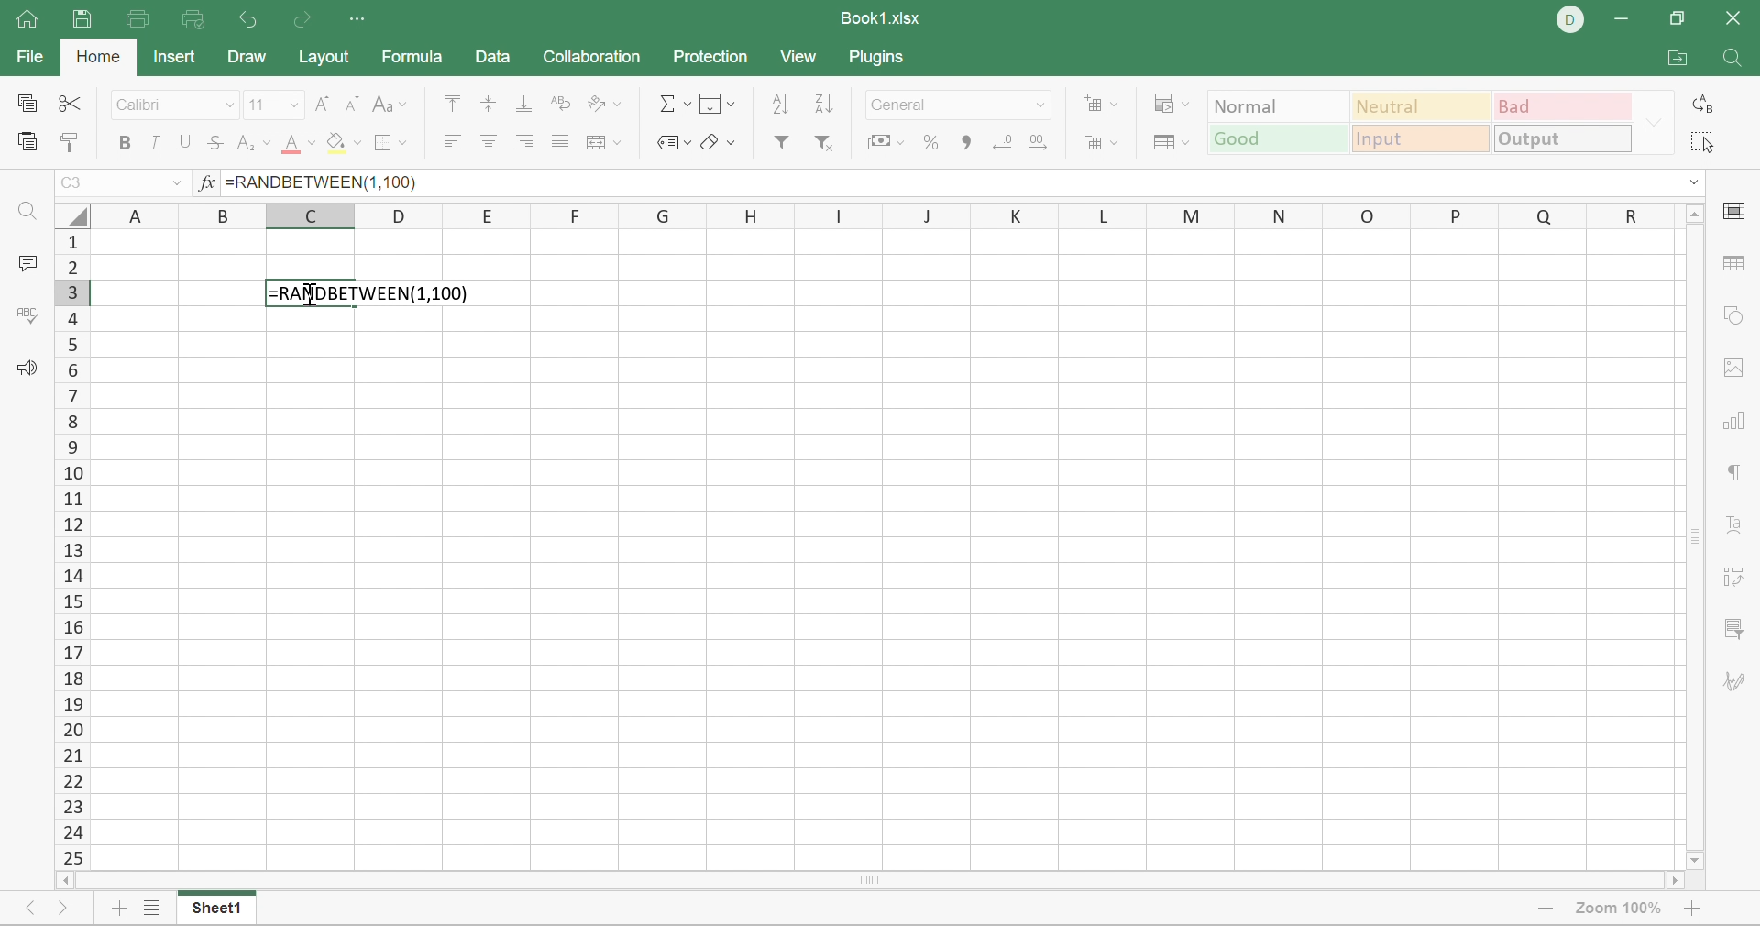 This screenshot has height=926, width=1760. I want to click on Bold, so click(126, 143).